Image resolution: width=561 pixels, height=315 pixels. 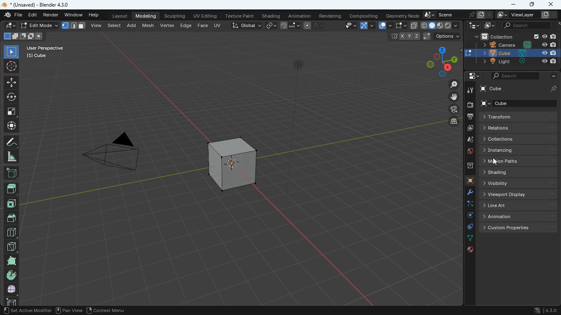 I want to click on cube, so click(x=517, y=52).